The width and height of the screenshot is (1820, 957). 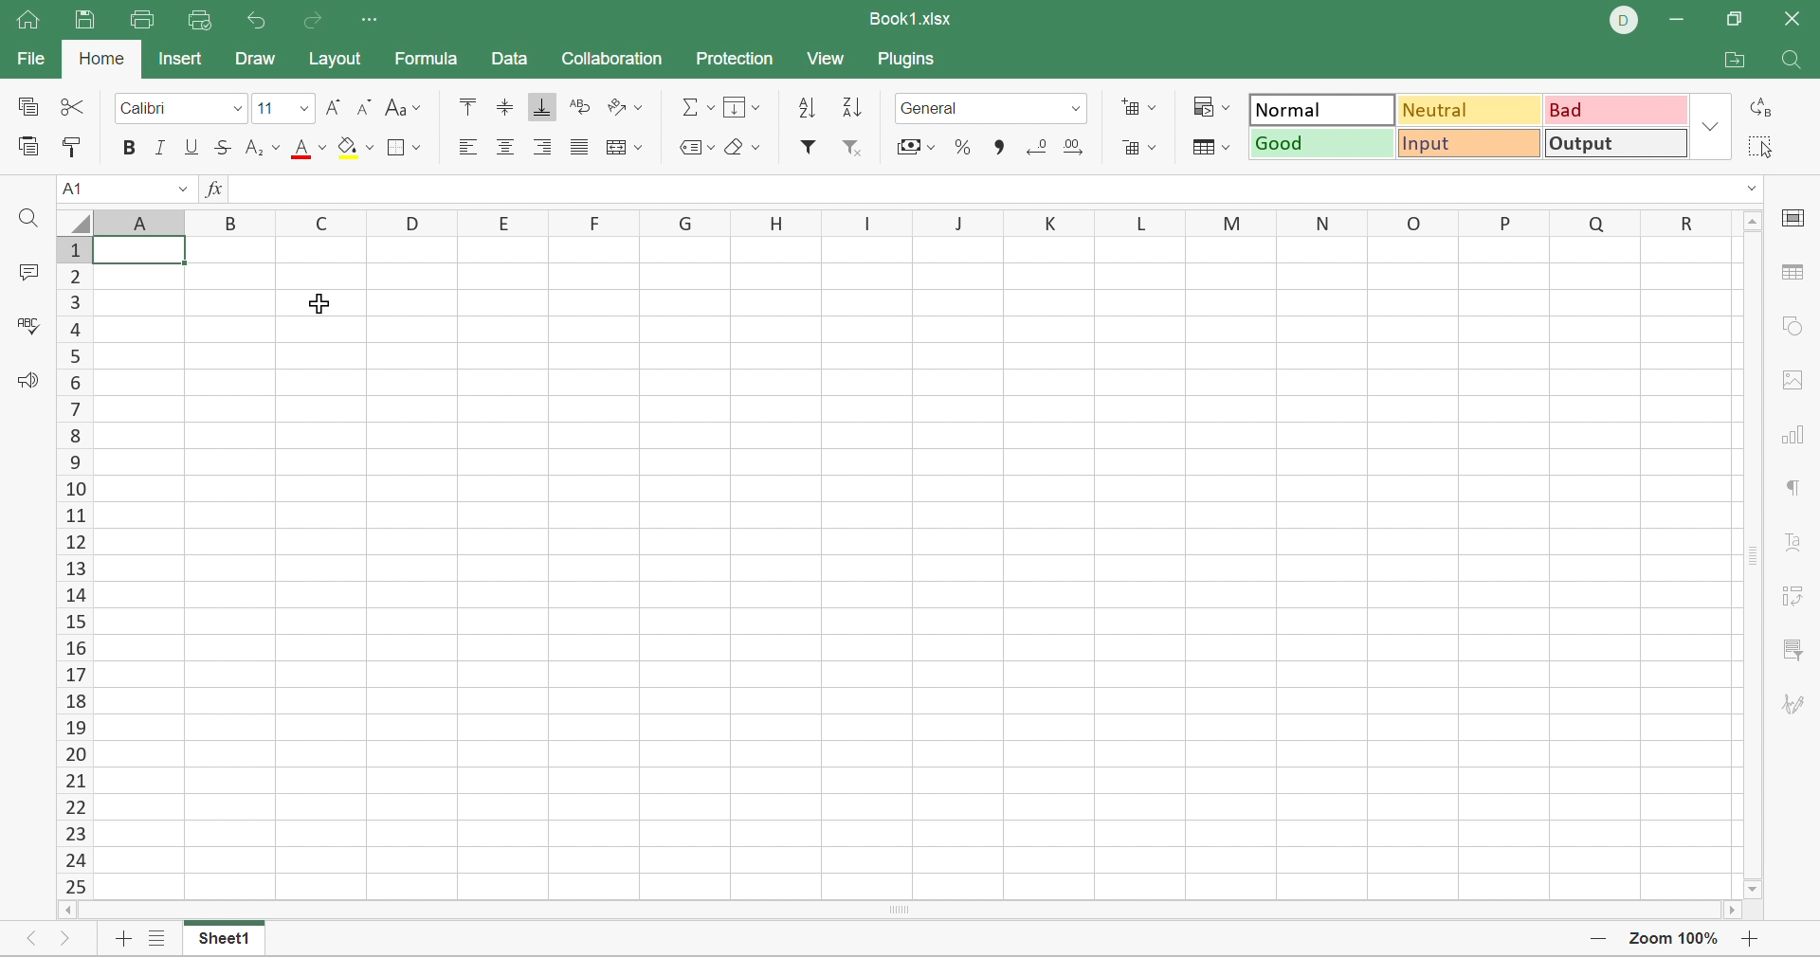 I want to click on A1, so click(x=73, y=189).